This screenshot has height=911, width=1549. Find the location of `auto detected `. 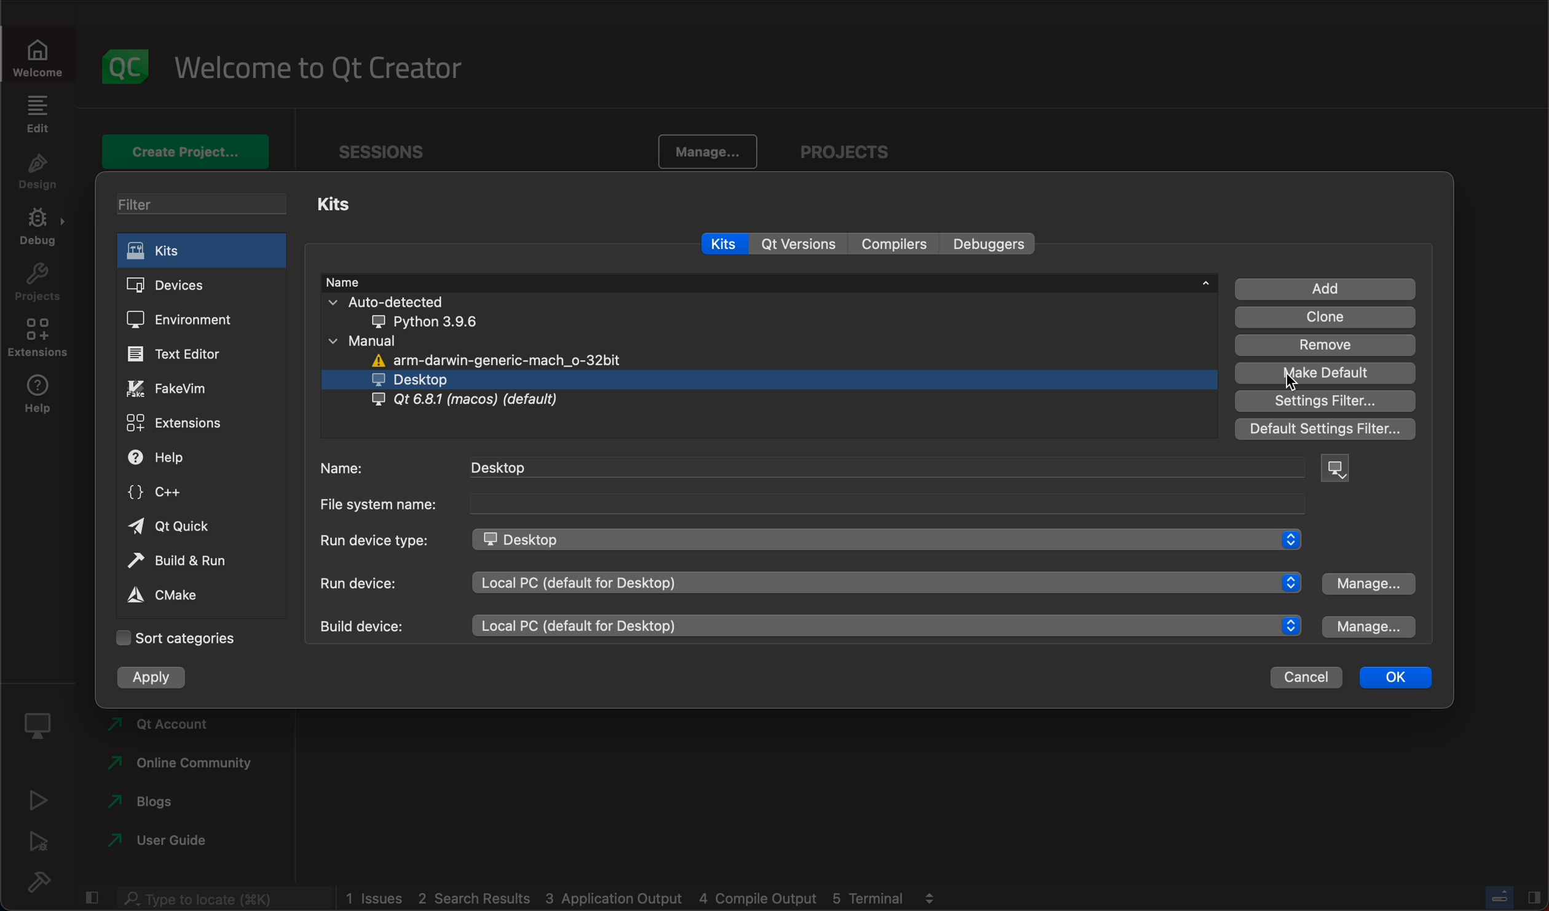

auto detected  is located at coordinates (434, 302).